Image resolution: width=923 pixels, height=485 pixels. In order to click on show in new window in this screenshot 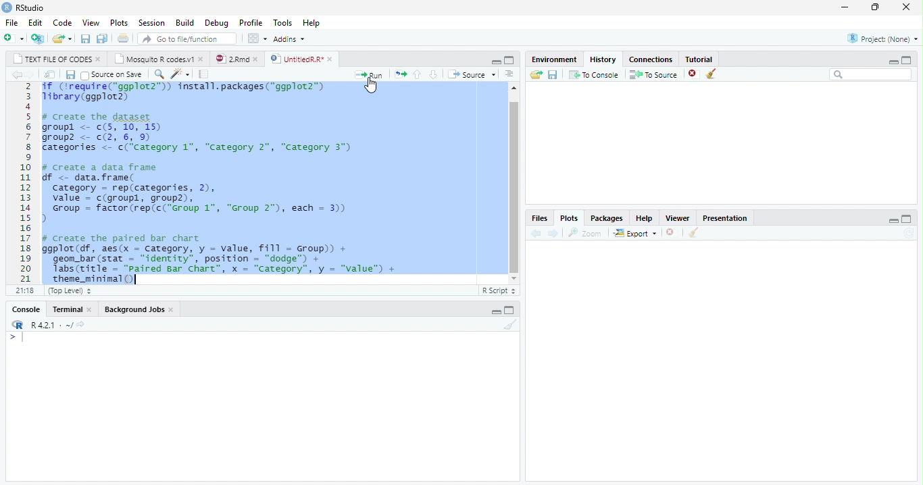, I will do `click(49, 74)`.